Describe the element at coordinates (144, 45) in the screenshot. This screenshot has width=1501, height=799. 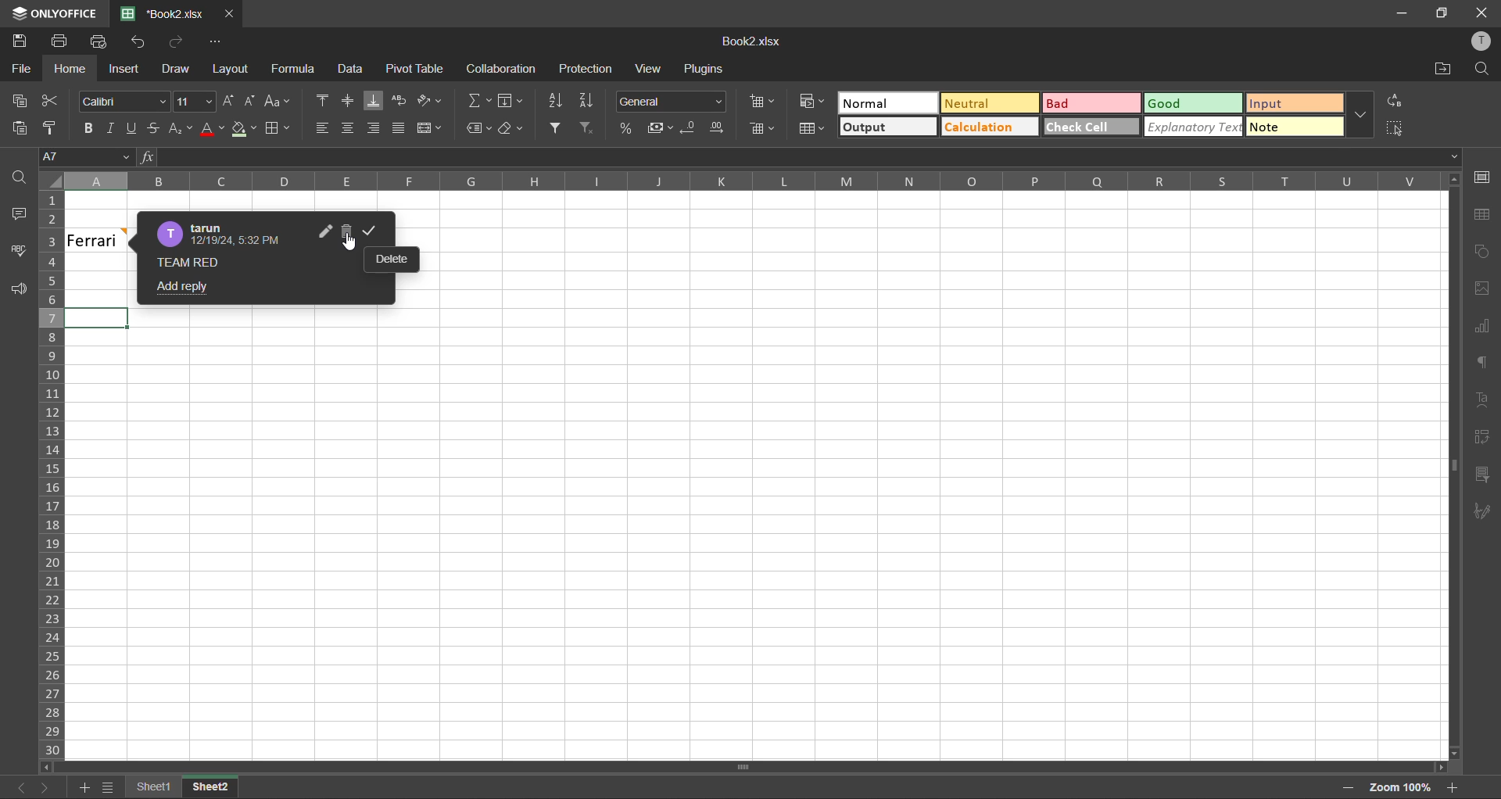
I see `Undo` at that location.